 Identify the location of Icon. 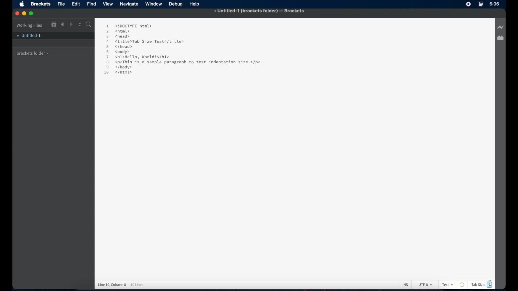
(23, 5).